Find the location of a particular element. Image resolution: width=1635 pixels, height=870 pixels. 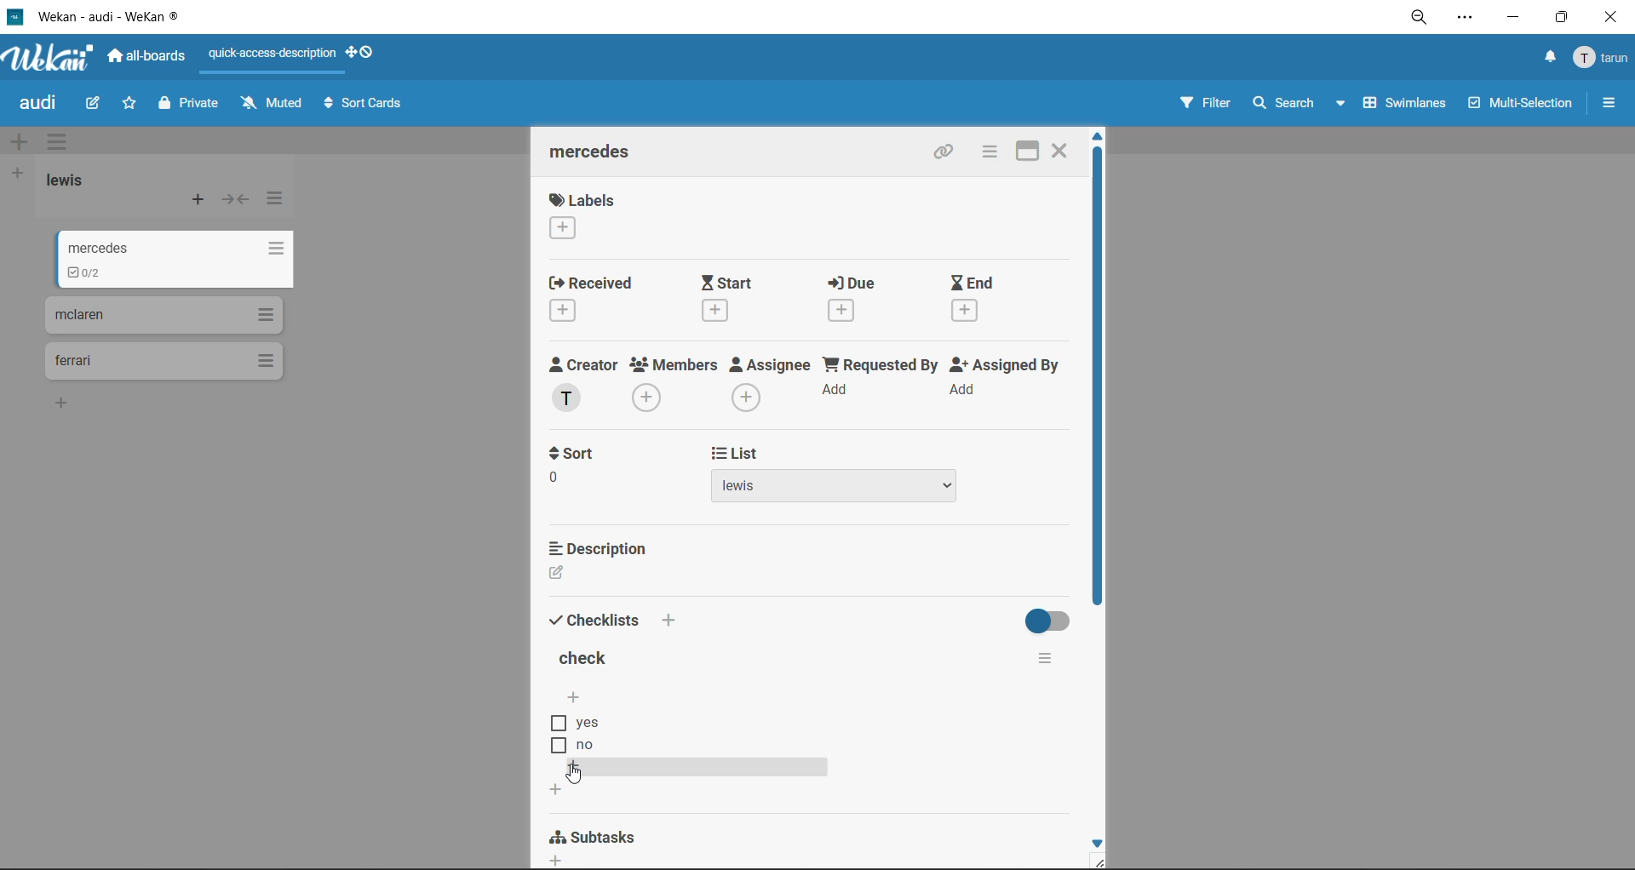

Checbox is located at coordinates (556, 724).